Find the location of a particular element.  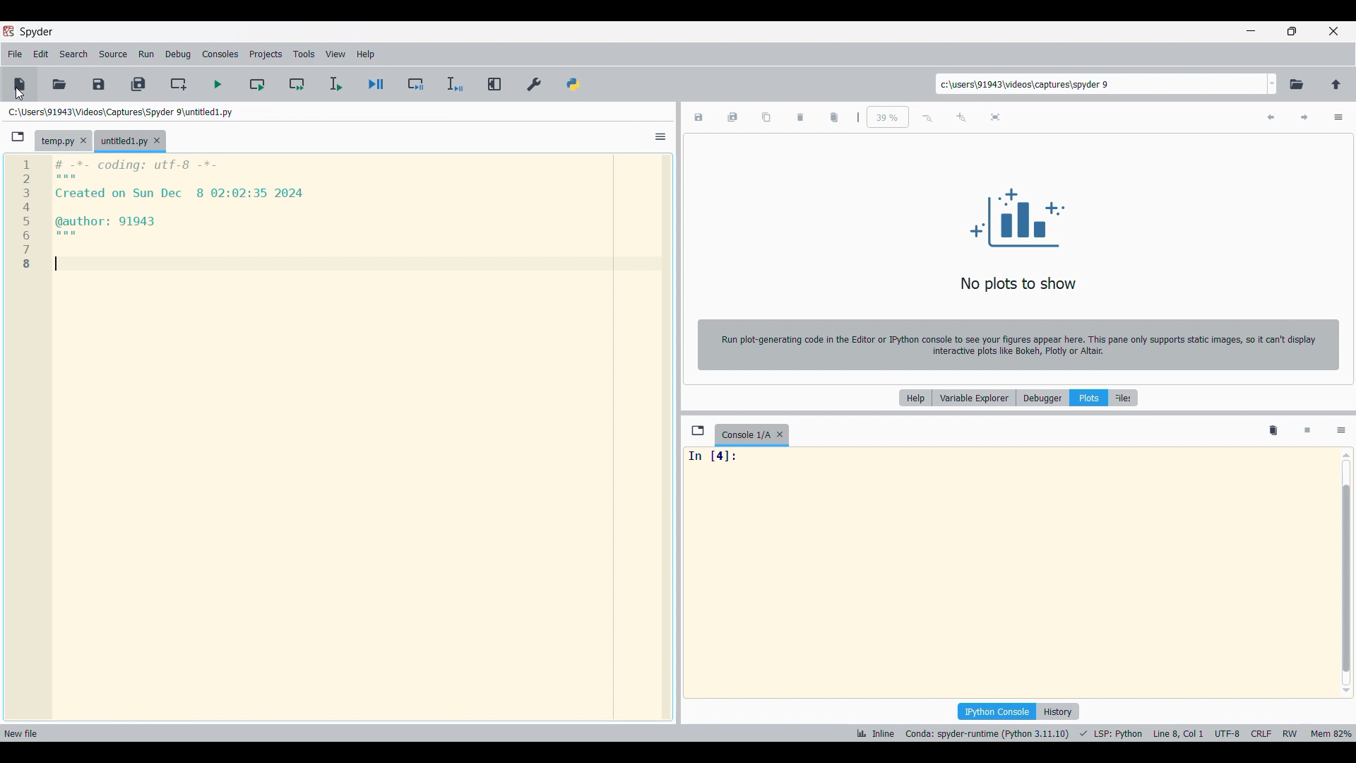

Current tab is located at coordinates (56, 141).